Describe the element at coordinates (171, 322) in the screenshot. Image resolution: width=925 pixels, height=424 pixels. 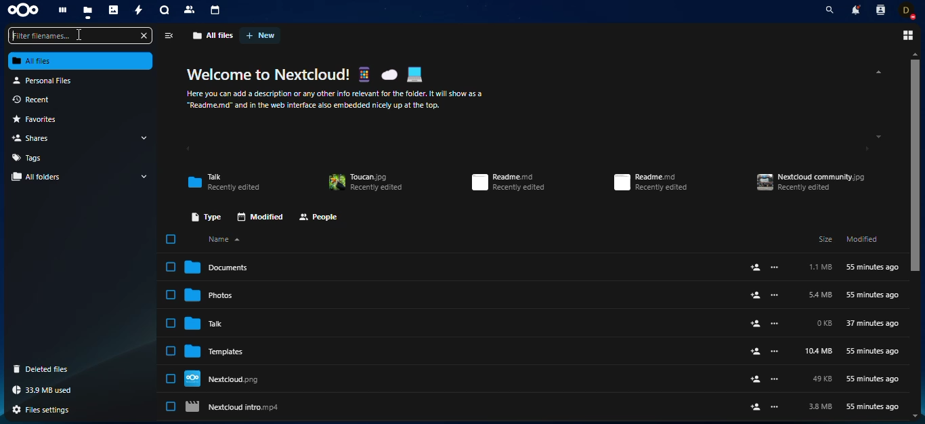
I see `Click to select` at that location.